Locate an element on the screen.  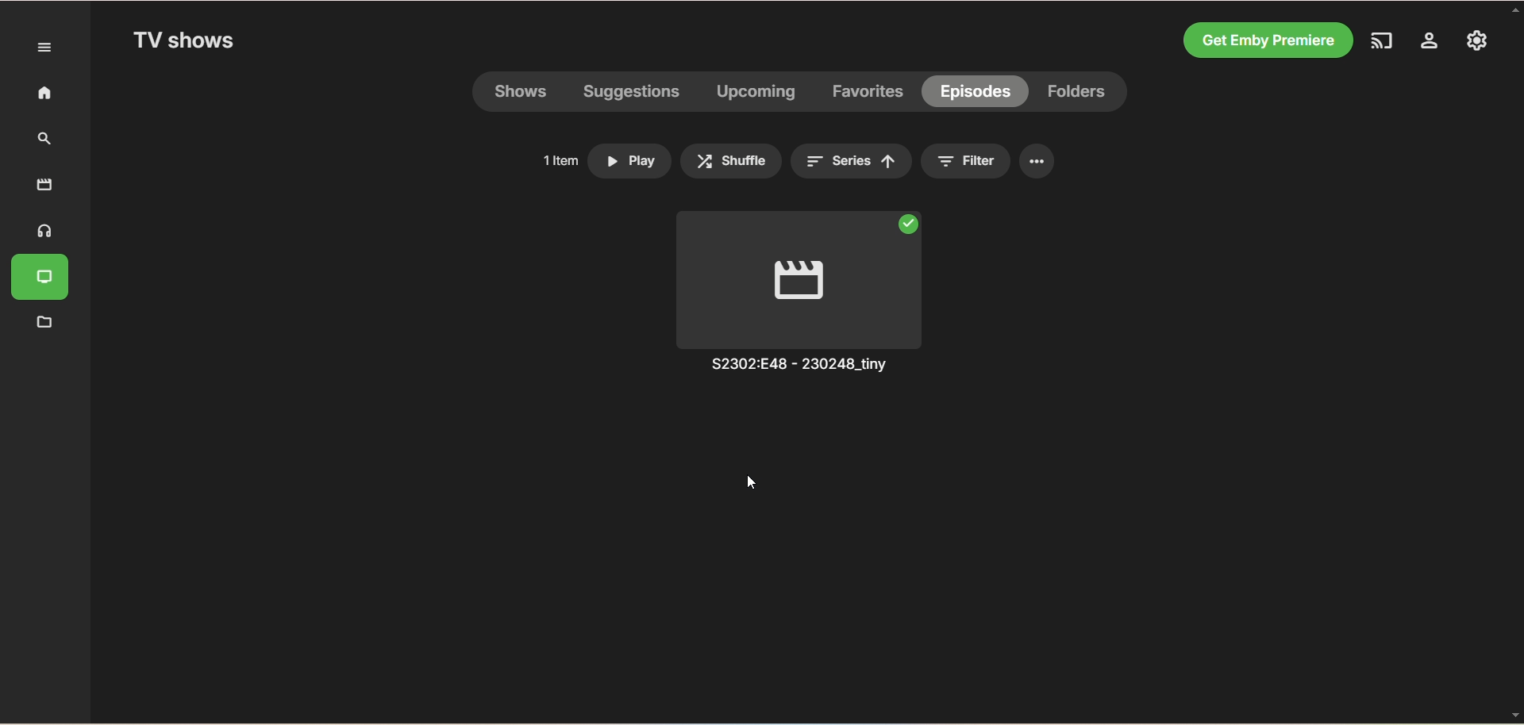
play is located at coordinates (807, 278).